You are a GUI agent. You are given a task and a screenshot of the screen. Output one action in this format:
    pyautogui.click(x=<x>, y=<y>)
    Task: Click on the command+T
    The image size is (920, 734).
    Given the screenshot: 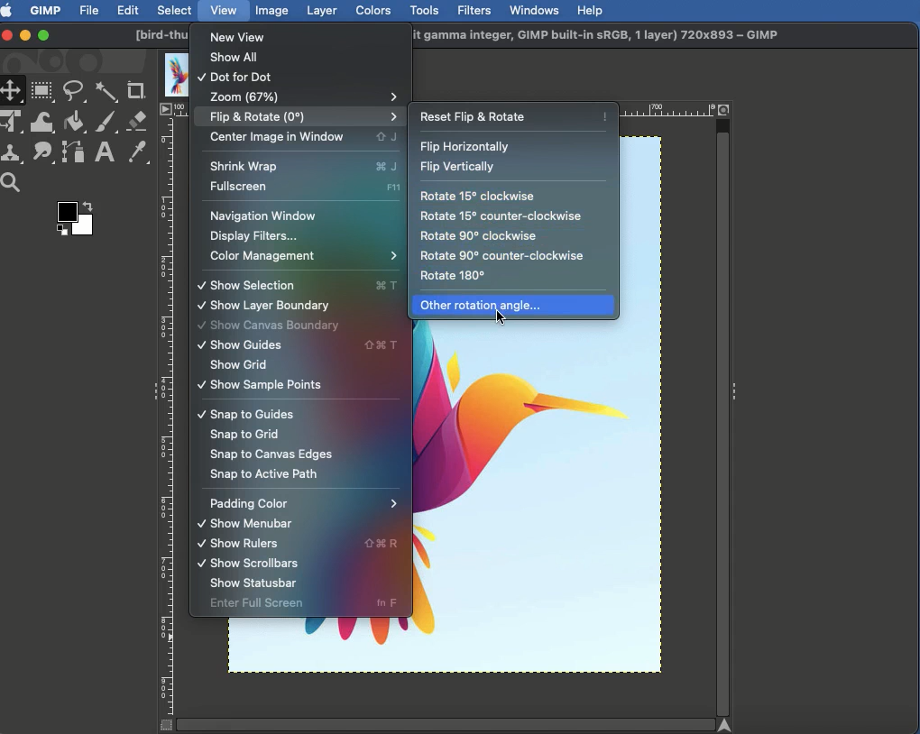 What is the action you would take?
    pyautogui.click(x=387, y=285)
    